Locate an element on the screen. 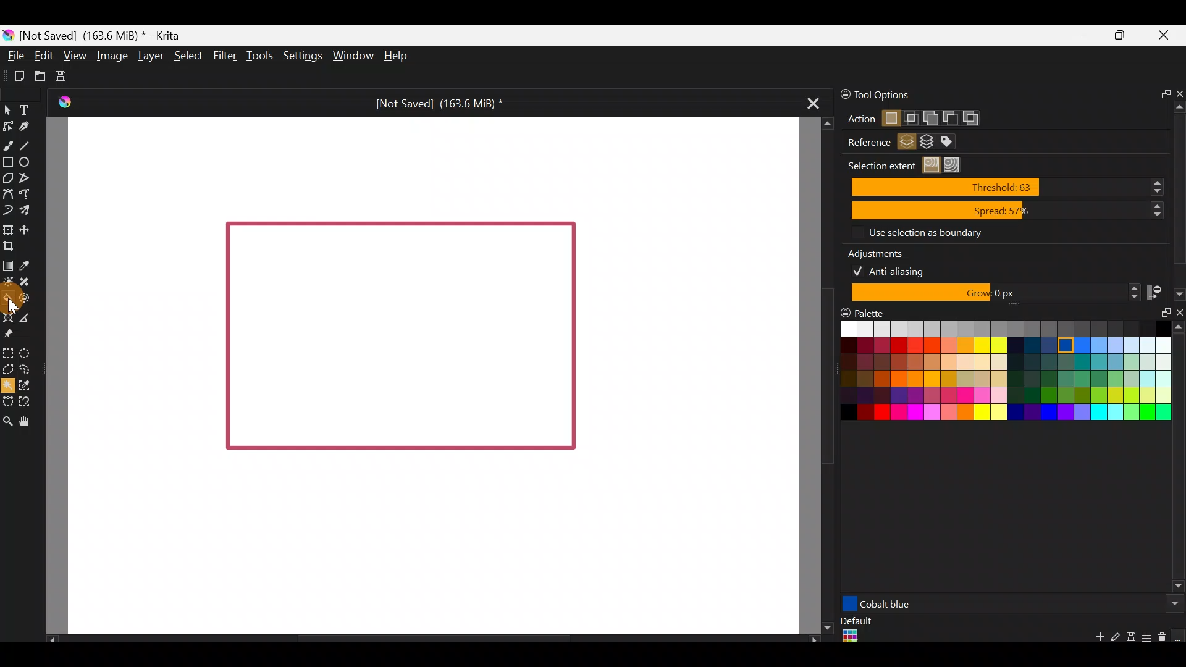 The image size is (1186, 667). Crop the image to an area is located at coordinates (14, 247).